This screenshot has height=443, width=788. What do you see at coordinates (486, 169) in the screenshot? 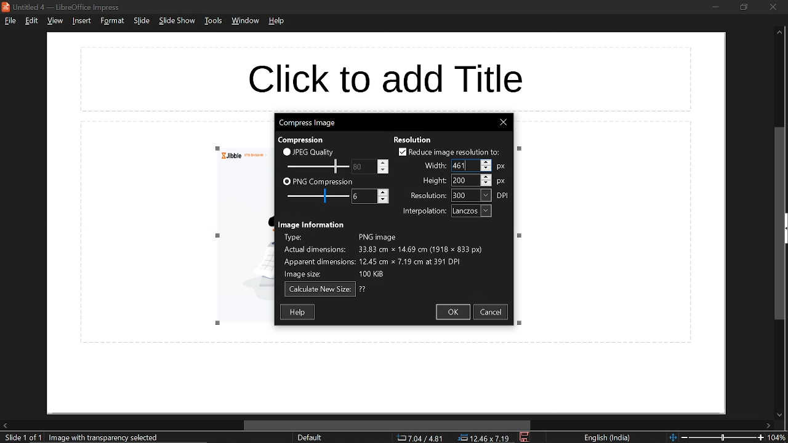
I see `Decrease ` at bounding box center [486, 169].